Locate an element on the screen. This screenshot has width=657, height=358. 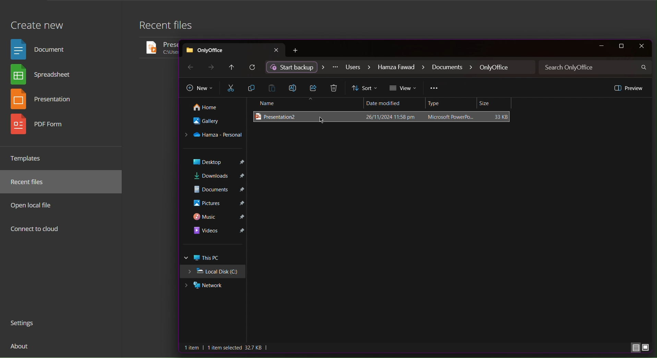
Spreadsheet is located at coordinates (43, 76).